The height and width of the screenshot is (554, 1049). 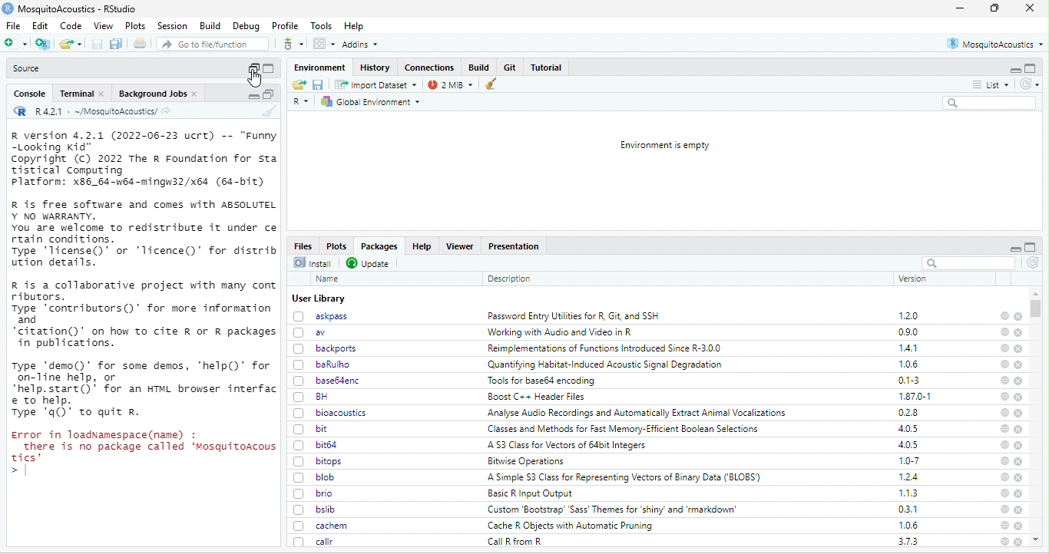 What do you see at coordinates (1019, 333) in the screenshot?
I see `close` at bounding box center [1019, 333].